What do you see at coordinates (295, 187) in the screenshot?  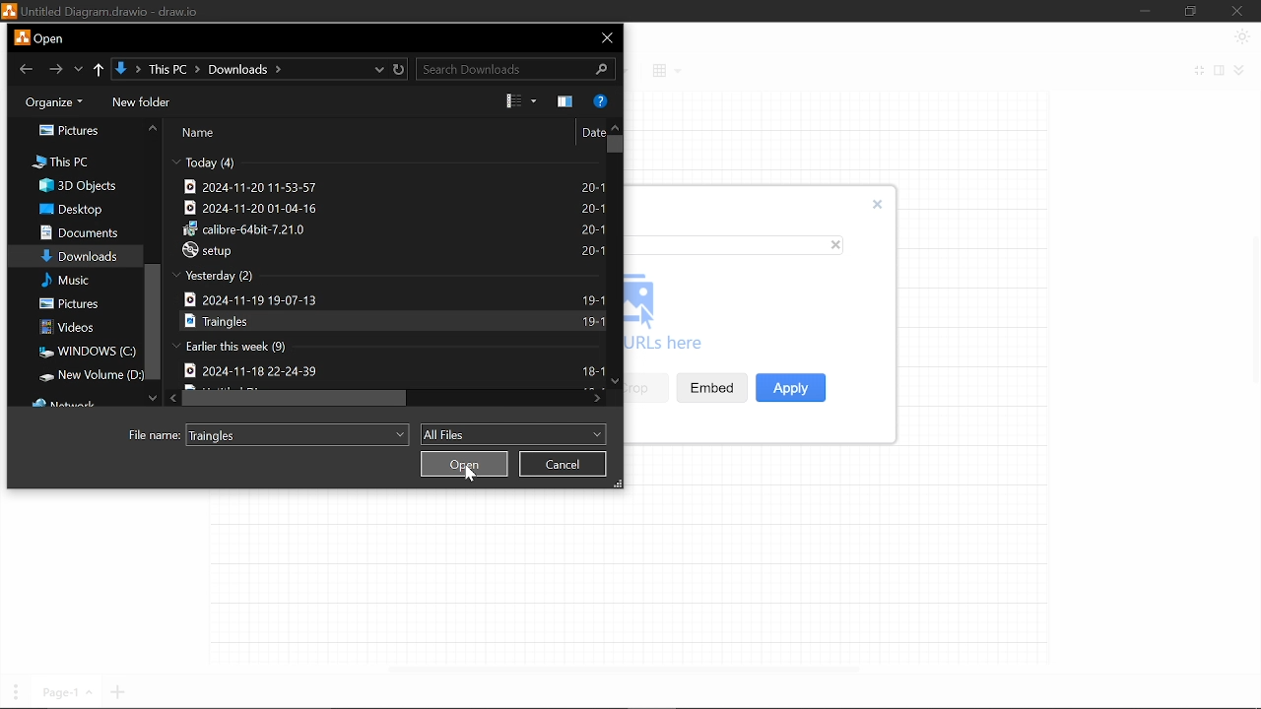 I see `2024-11-20 11-53-57` at bounding box center [295, 187].